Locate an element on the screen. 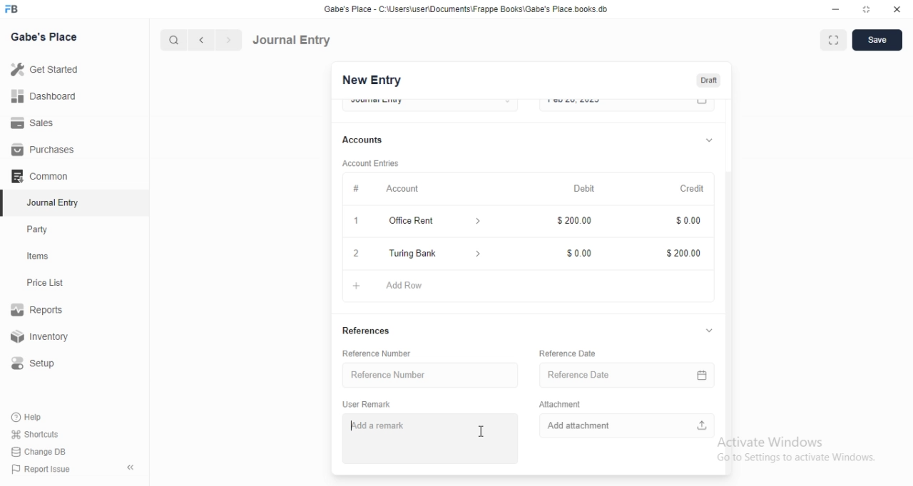  Reference Date is located at coordinates (623, 376).